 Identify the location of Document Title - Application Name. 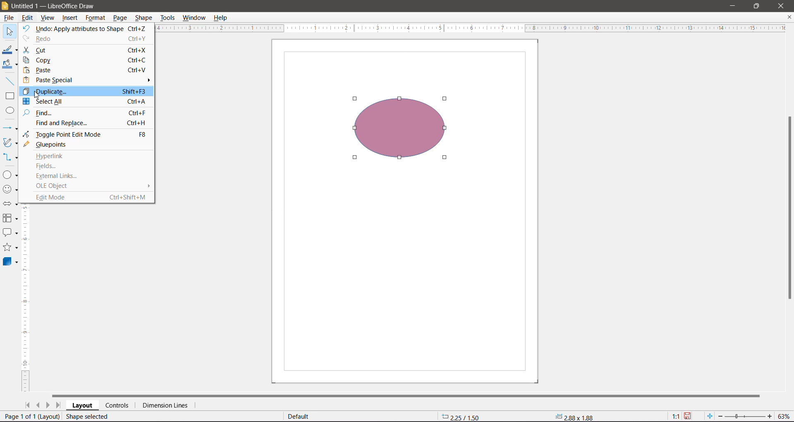
(62, 5).